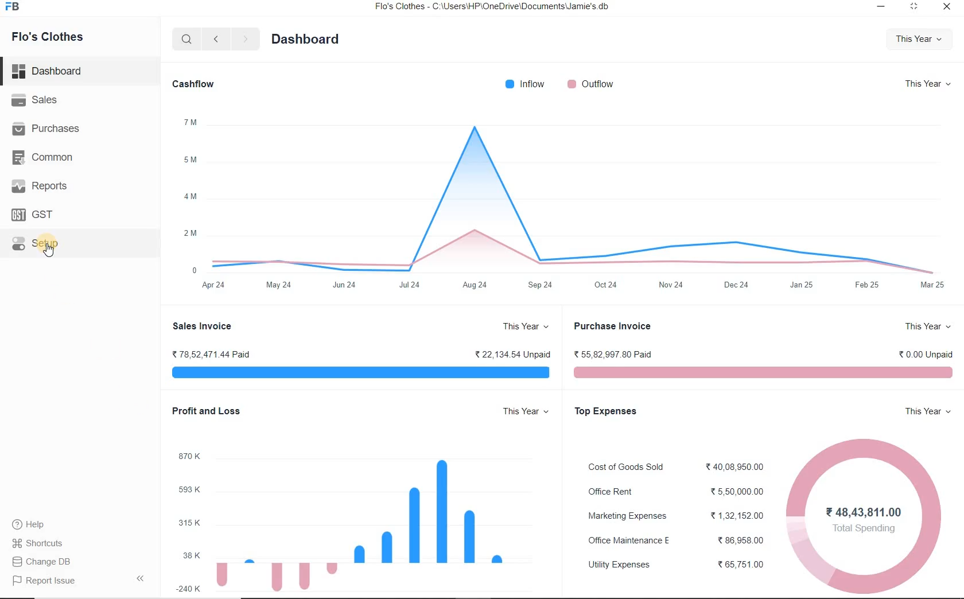 The image size is (964, 599). Describe the element at coordinates (621, 566) in the screenshot. I see `utility expenses` at that location.